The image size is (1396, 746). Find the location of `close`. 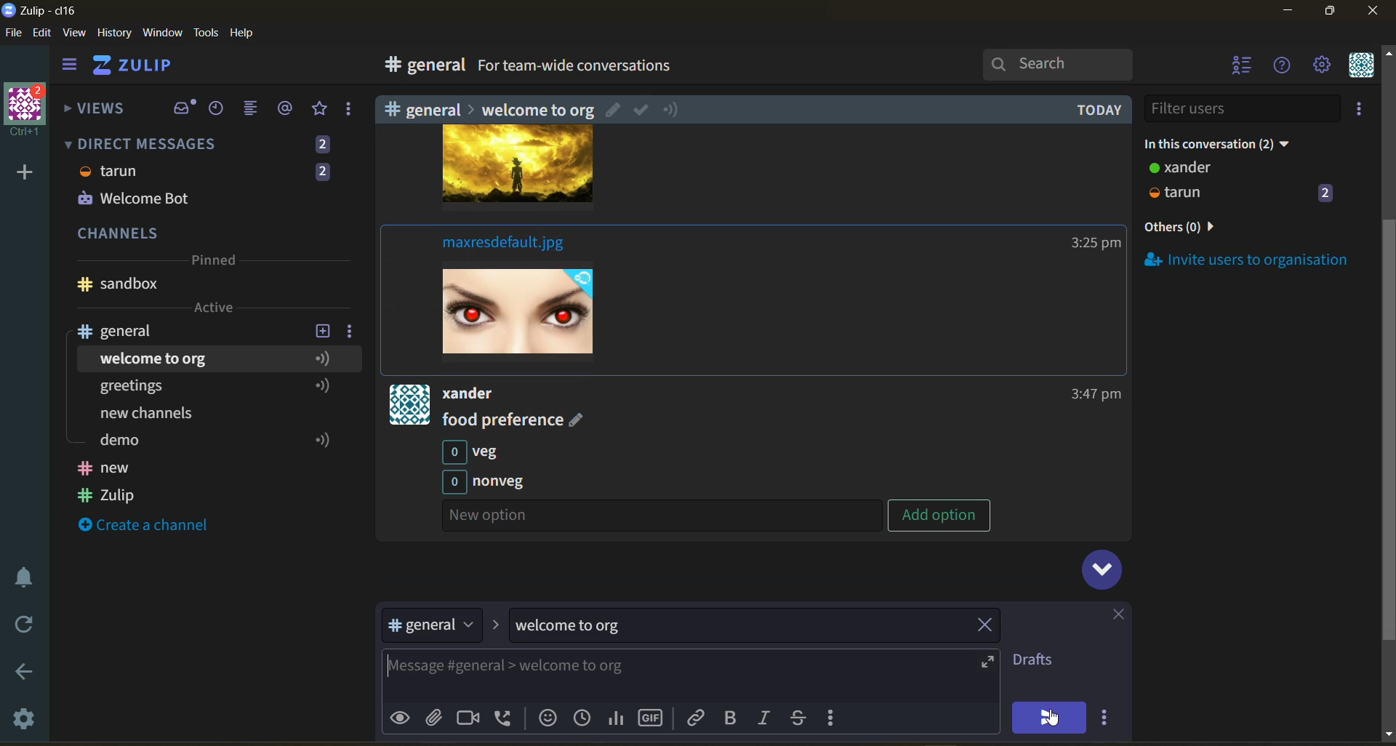

close is located at coordinates (1119, 615).